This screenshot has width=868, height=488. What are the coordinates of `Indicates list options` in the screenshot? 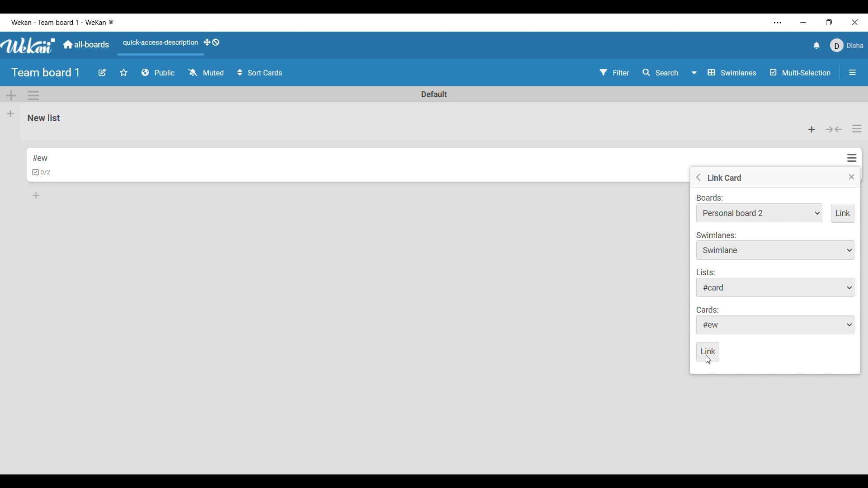 It's located at (706, 272).